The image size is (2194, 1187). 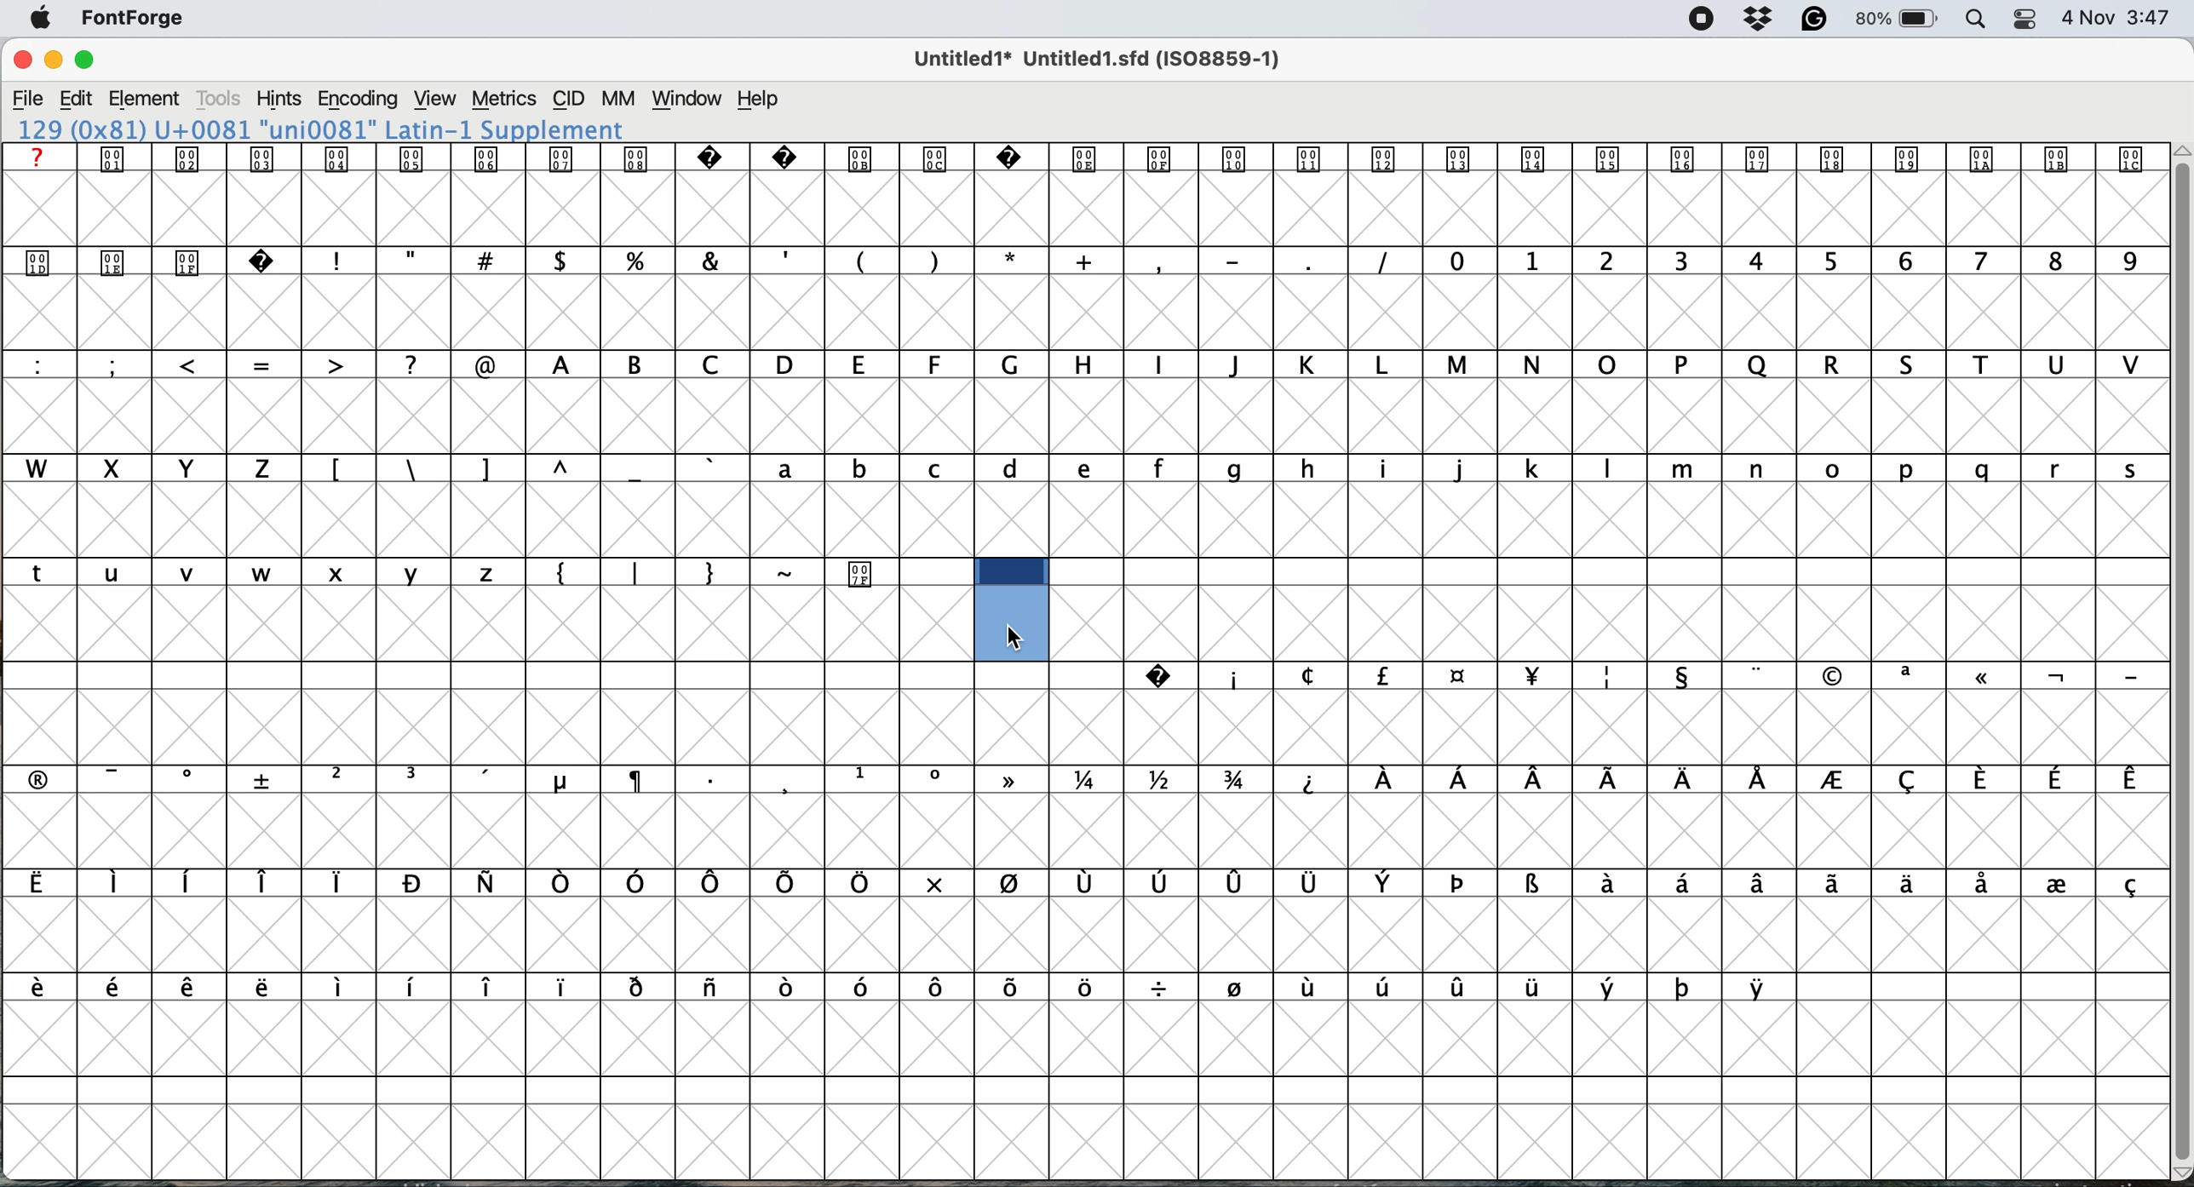 I want to click on cursor, so click(x=1014, y=636).